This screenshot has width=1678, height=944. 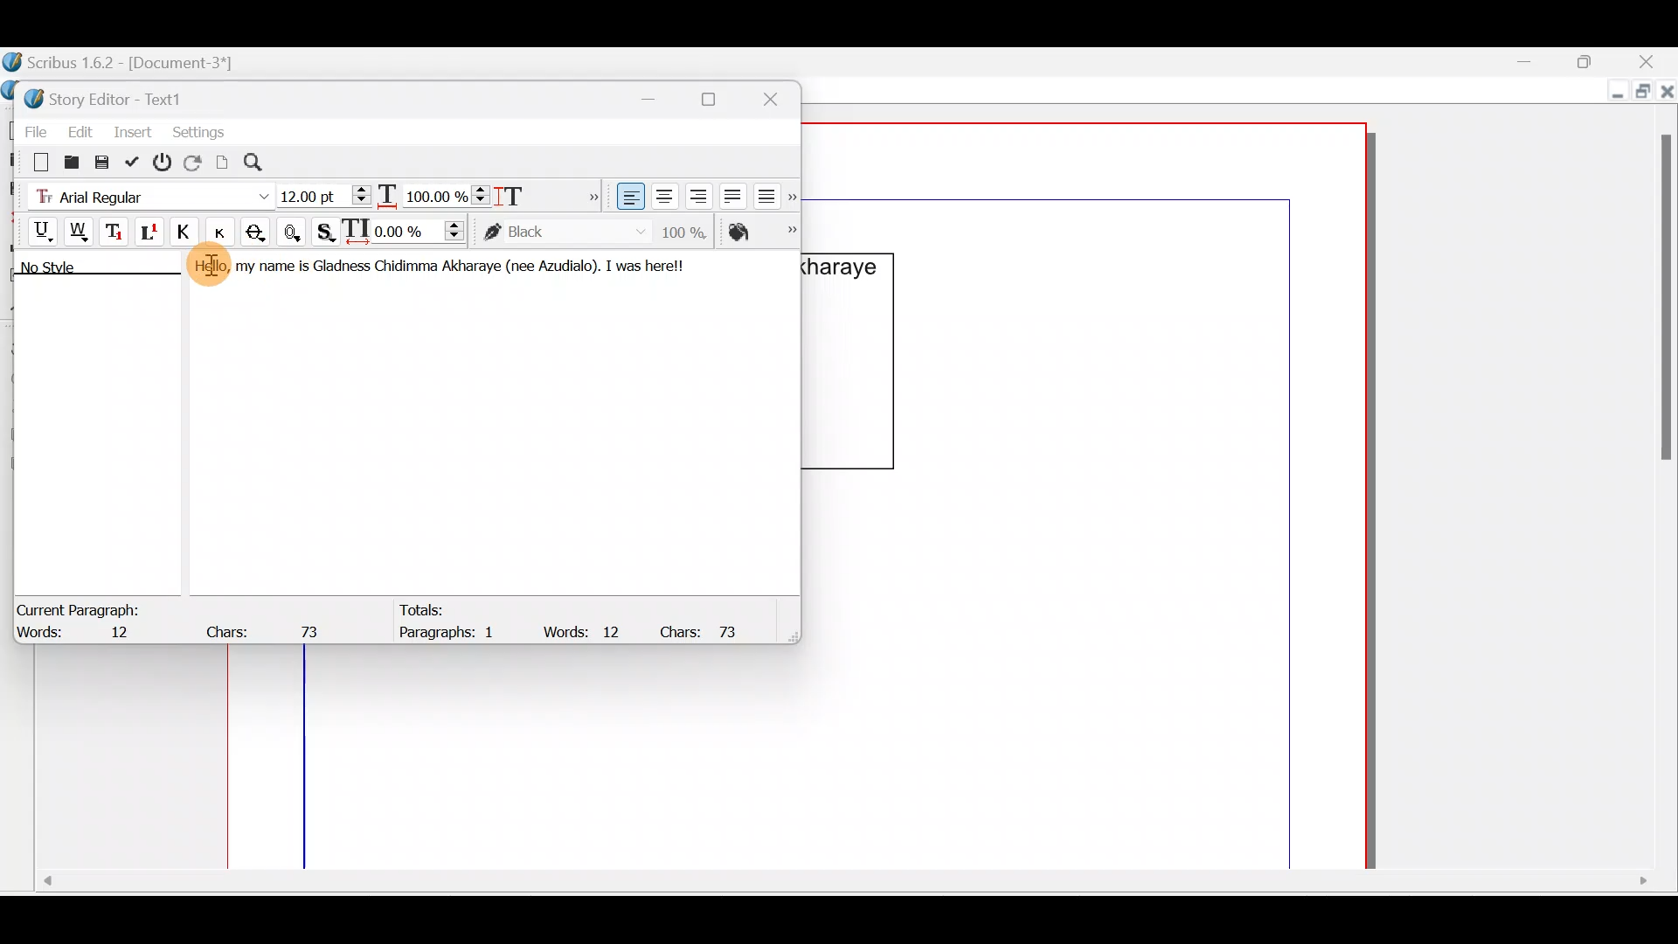 I want to click on I was herel!, so click(x=648, y=264).